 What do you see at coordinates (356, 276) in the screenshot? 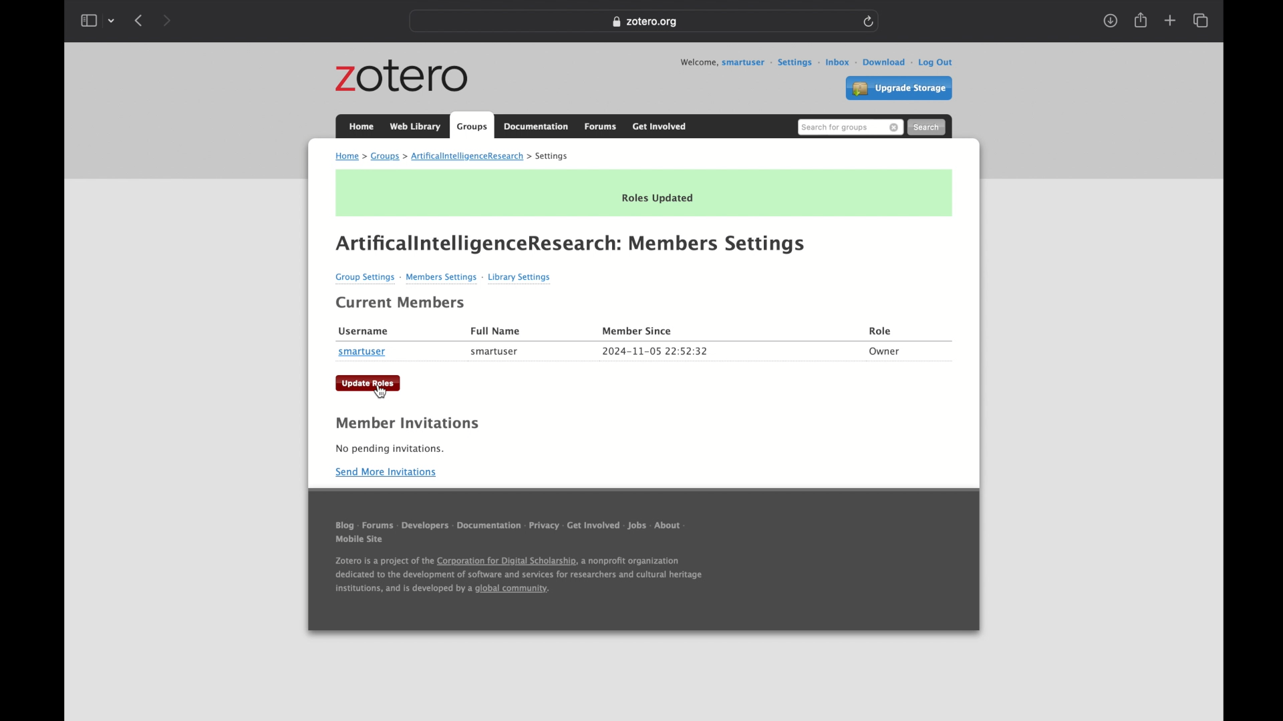
I see `Group Settings` at bounding box center [356, 276].